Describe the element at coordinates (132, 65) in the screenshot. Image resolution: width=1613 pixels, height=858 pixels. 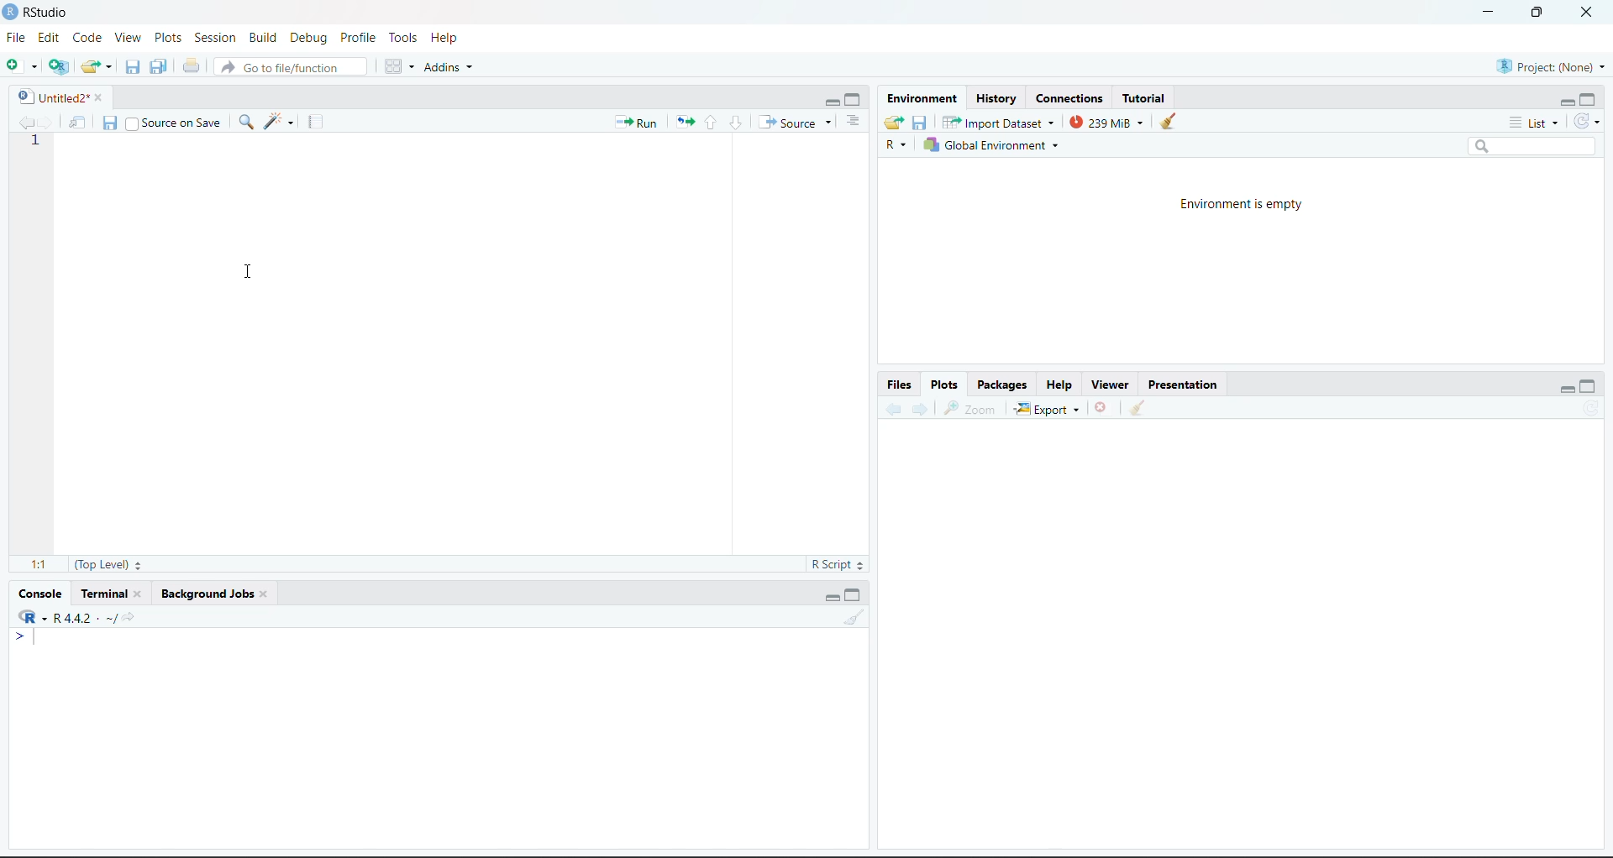
I see `Save current document (Ctrl + S)` at that location.